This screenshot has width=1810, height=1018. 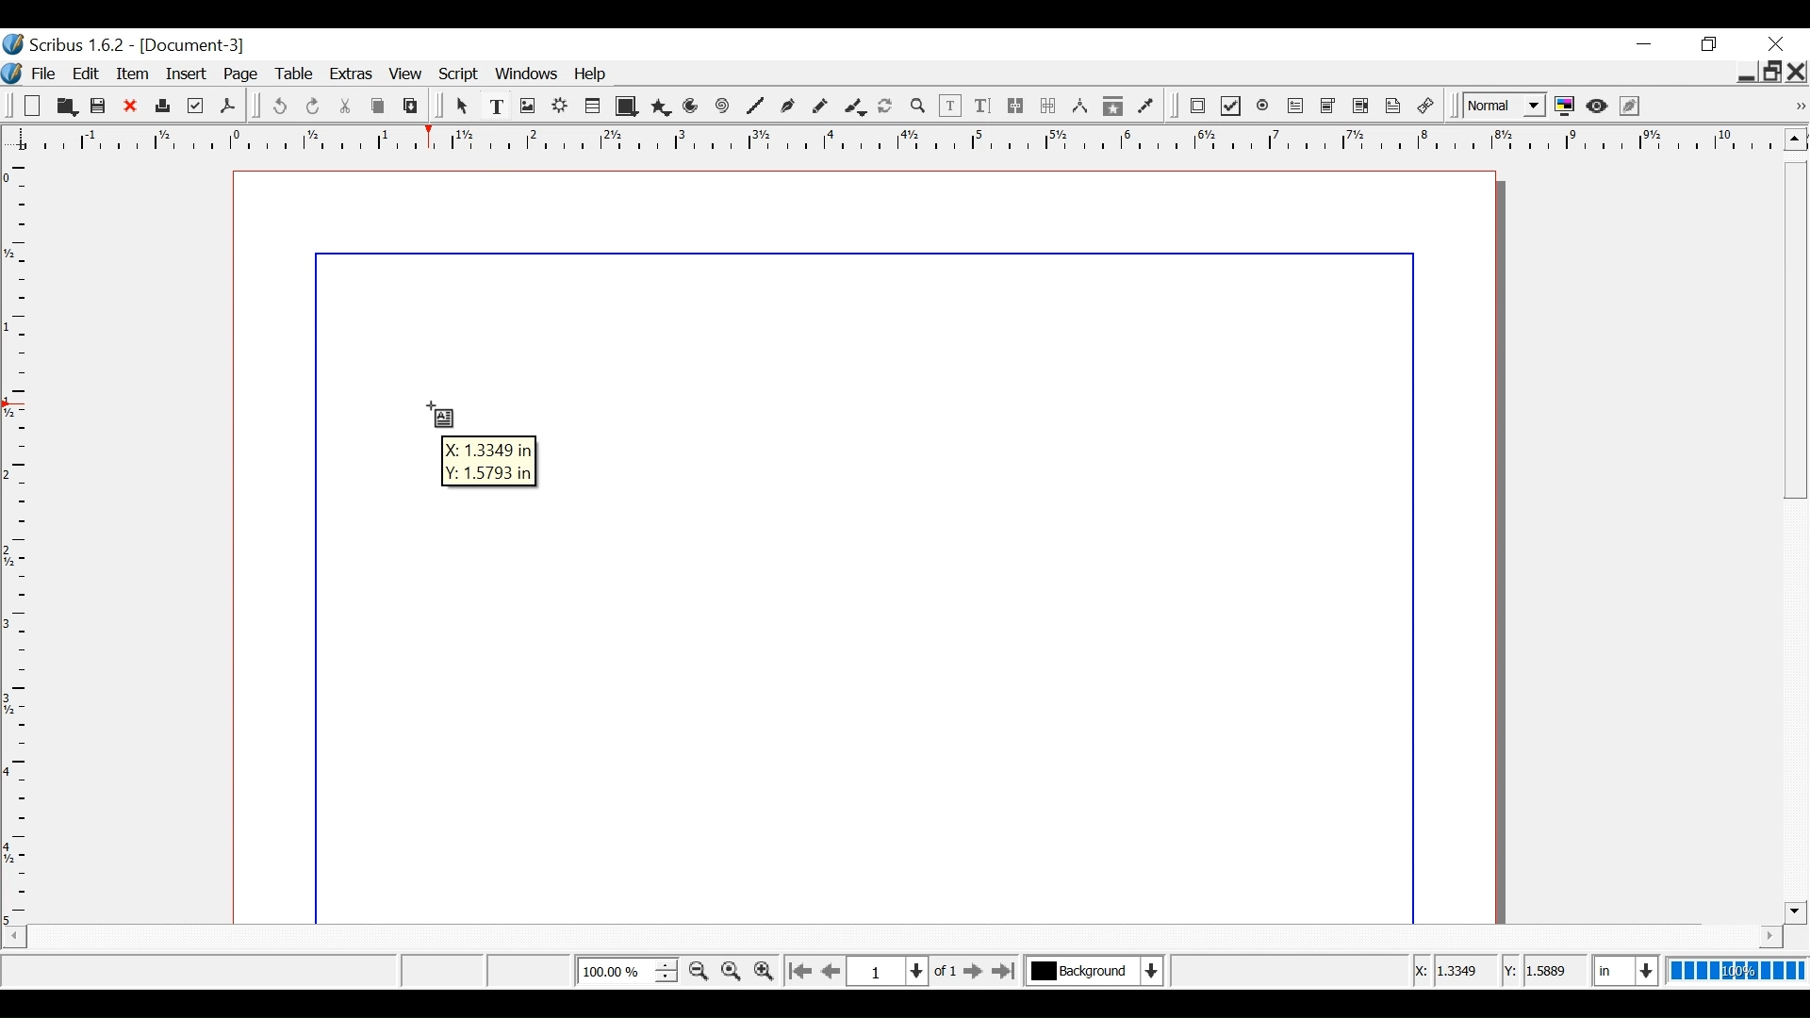 What do you see at coordinates (1798, 71) in the screenshot?
I see `Close` at bounding box center [1798, 71].